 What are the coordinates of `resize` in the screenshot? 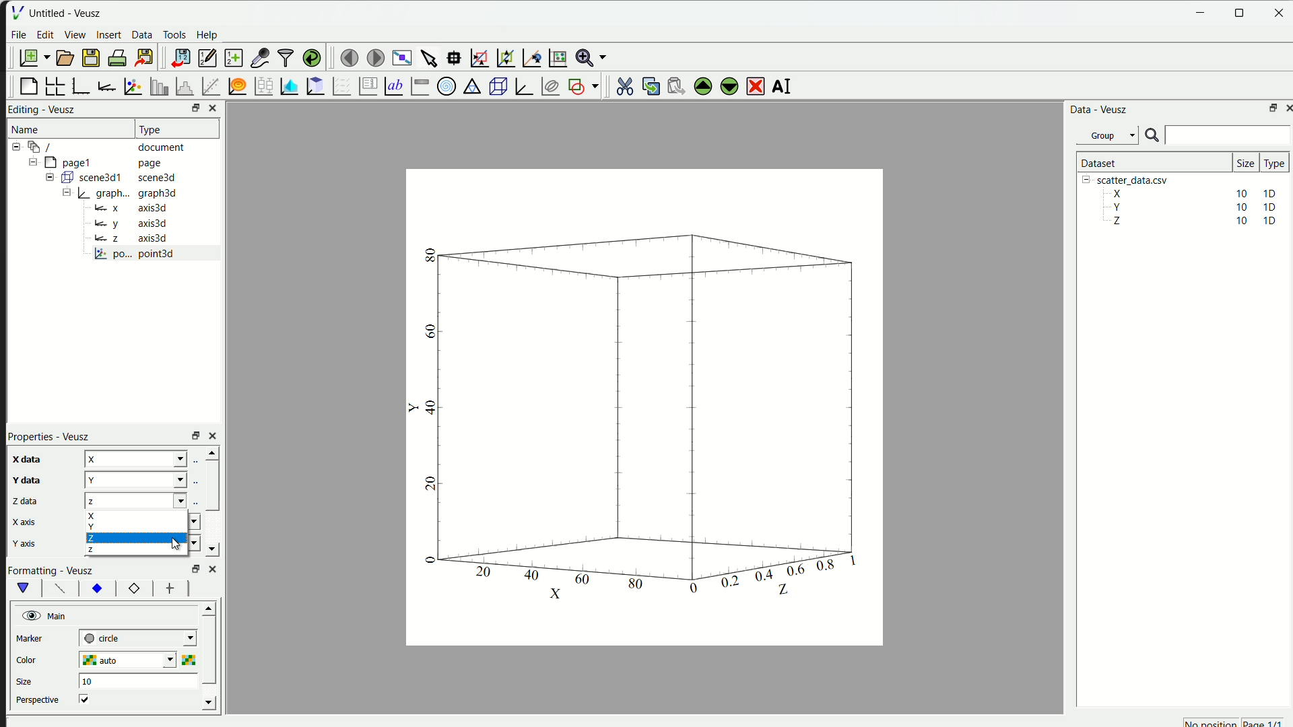 It's located at (191, 109).